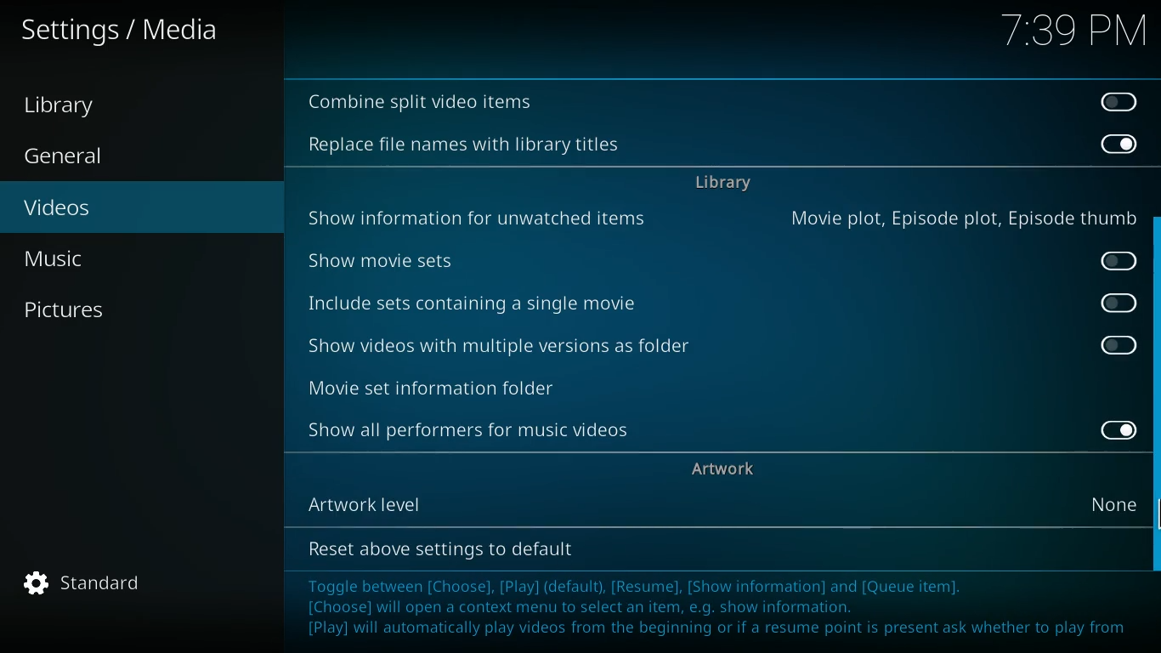  What do you see at coordinates (93, 583) in the screenshot?
I see `standard` at bounding box center [93, 583].